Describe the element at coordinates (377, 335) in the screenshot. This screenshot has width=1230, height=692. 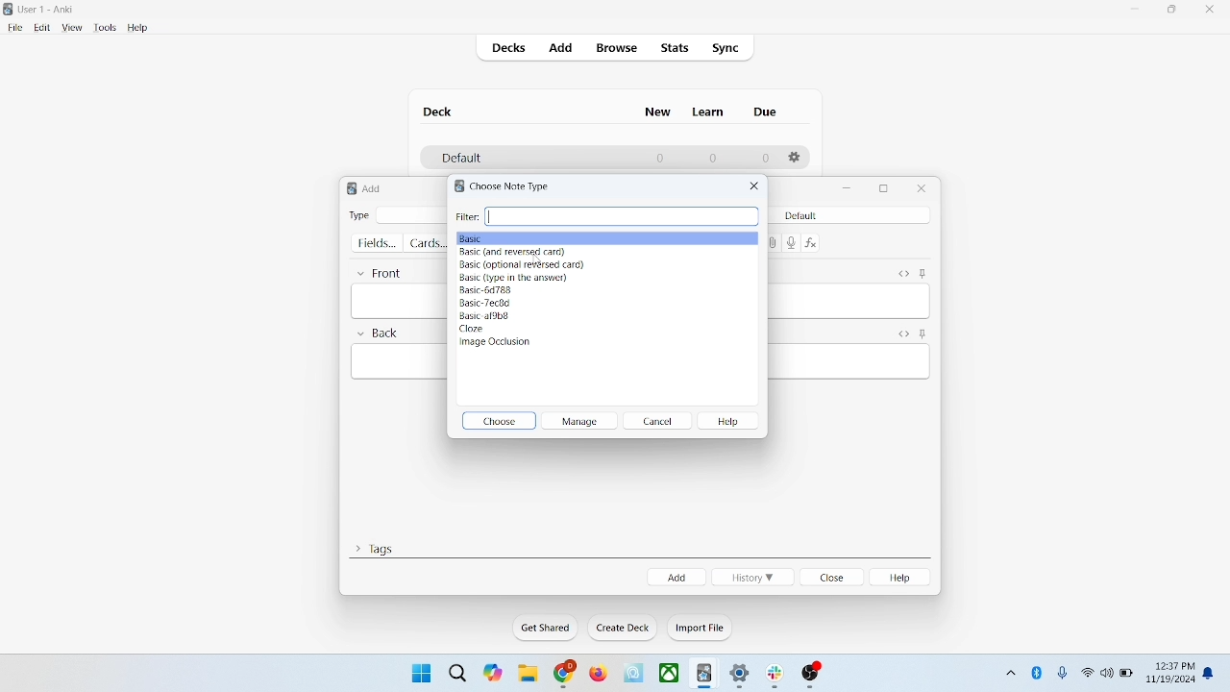
I see `back` at that location.